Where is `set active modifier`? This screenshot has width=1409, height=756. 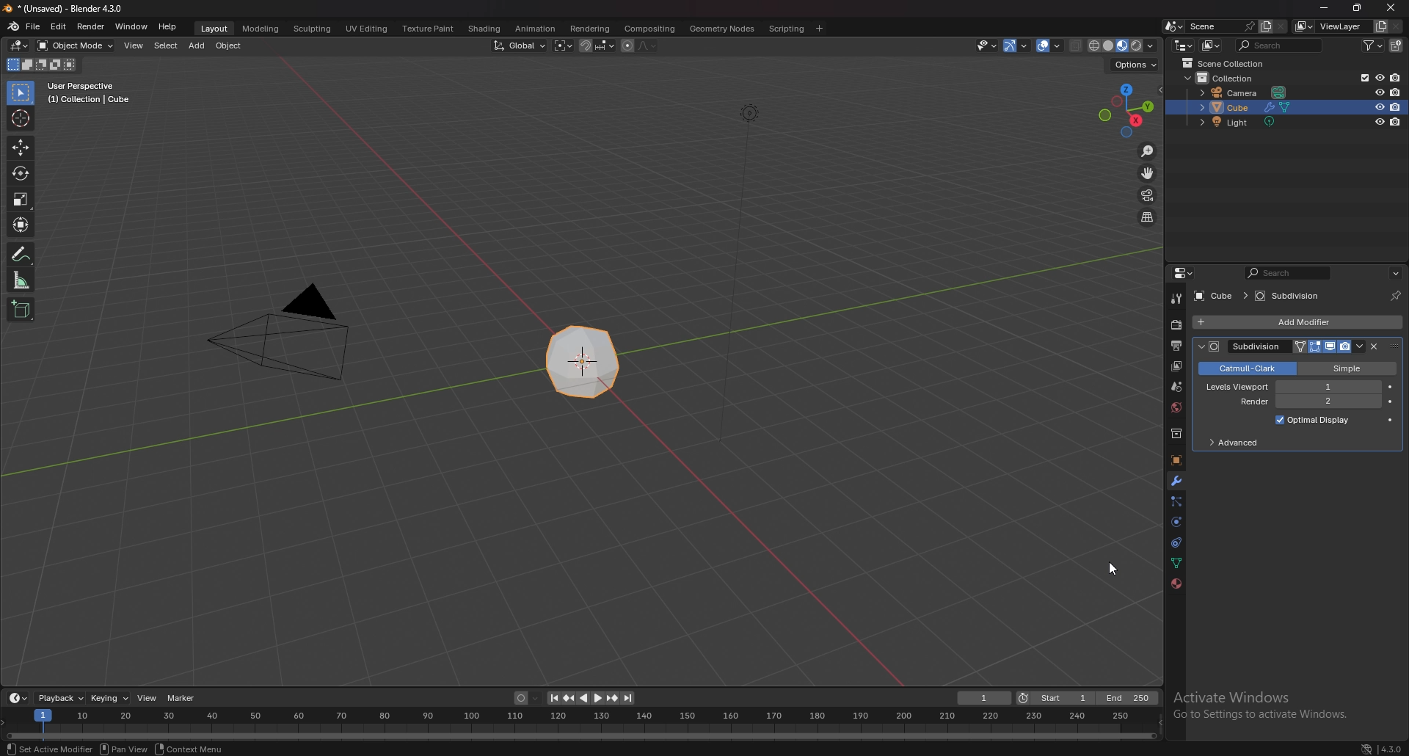
set active modifier is located at coordinates (49, 749).